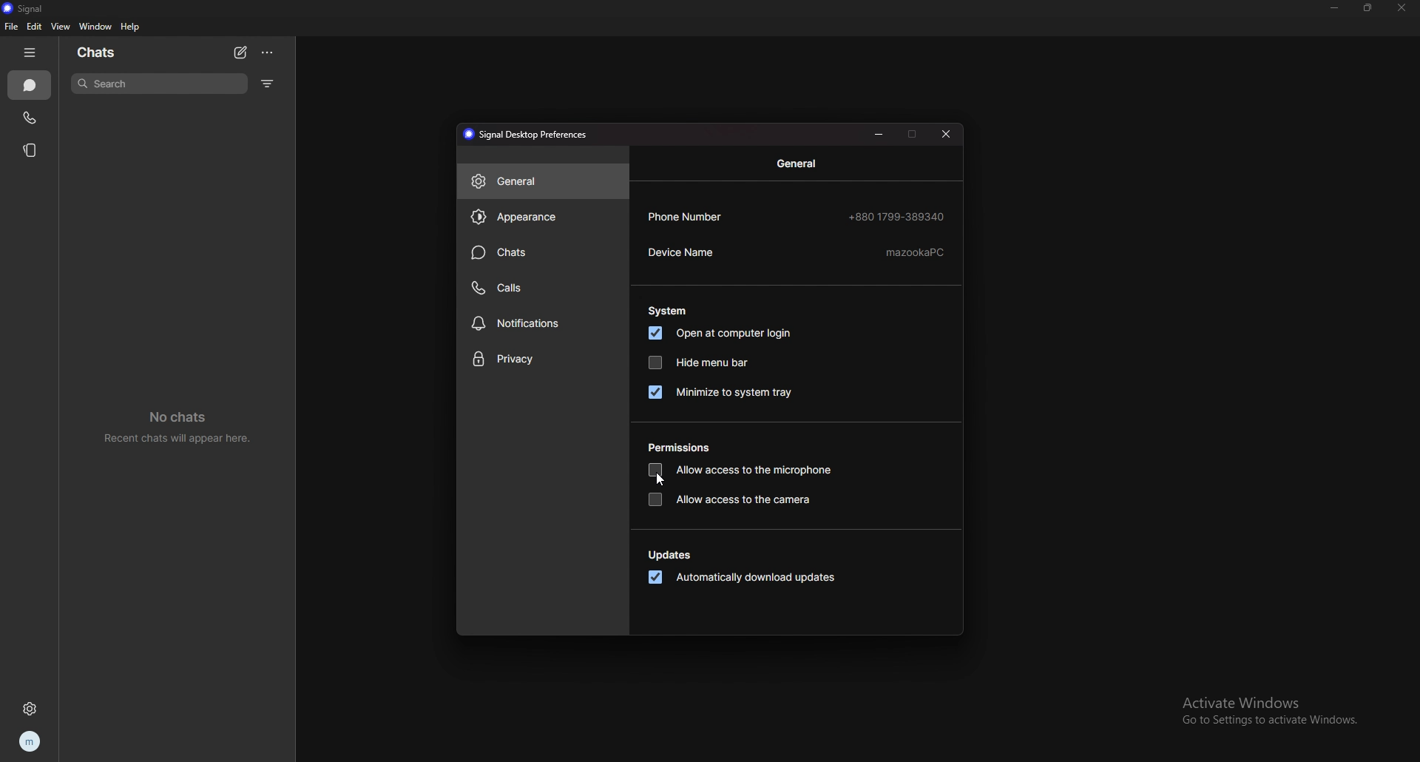 The width and height of the screenshot is (1420, 762). I want to click on window, so click(96, 27).